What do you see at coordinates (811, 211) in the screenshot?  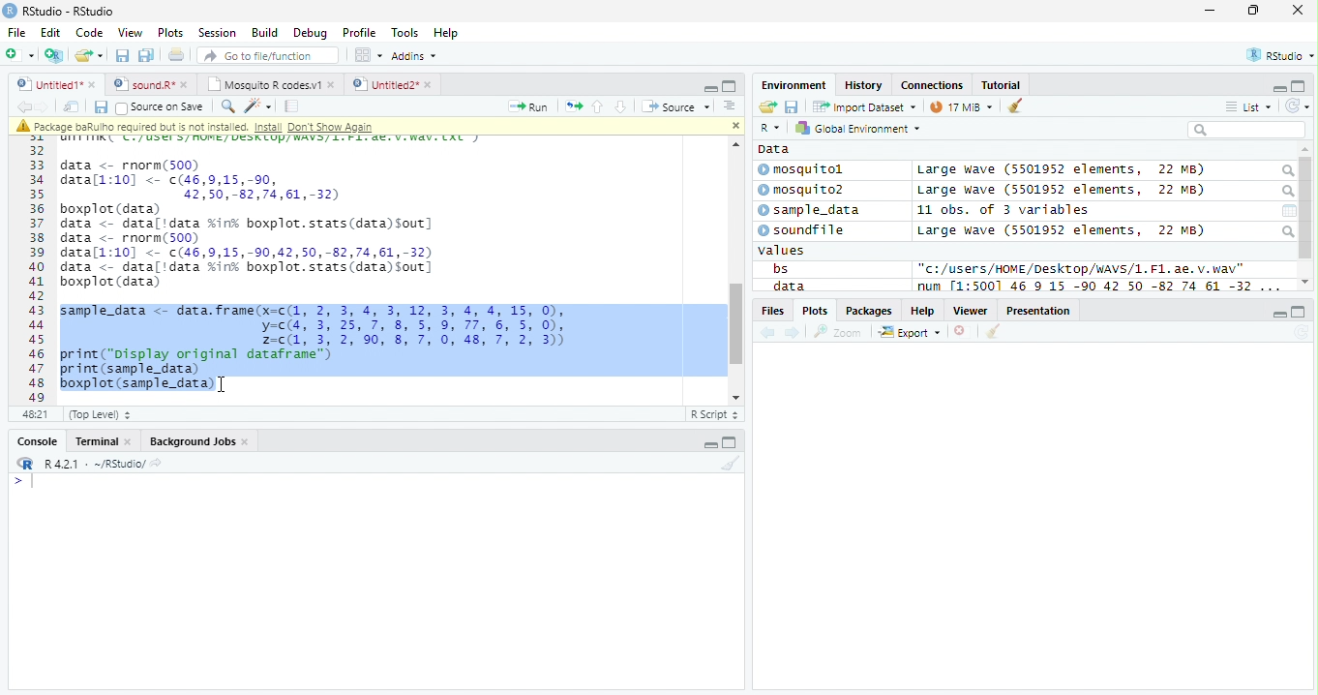 I see `sample_data` at bounding box center [811, 211].